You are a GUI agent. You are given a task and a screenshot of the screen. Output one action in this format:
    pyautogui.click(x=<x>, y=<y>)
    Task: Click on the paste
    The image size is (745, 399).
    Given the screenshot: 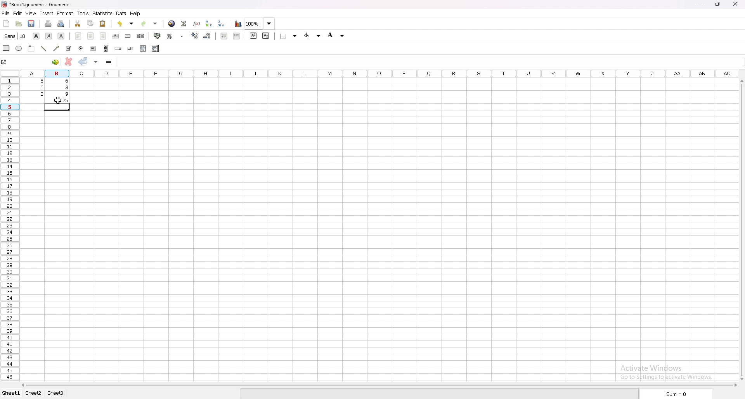 What is the action you would take?
    pyautogui.click(x=103, y=23)
    